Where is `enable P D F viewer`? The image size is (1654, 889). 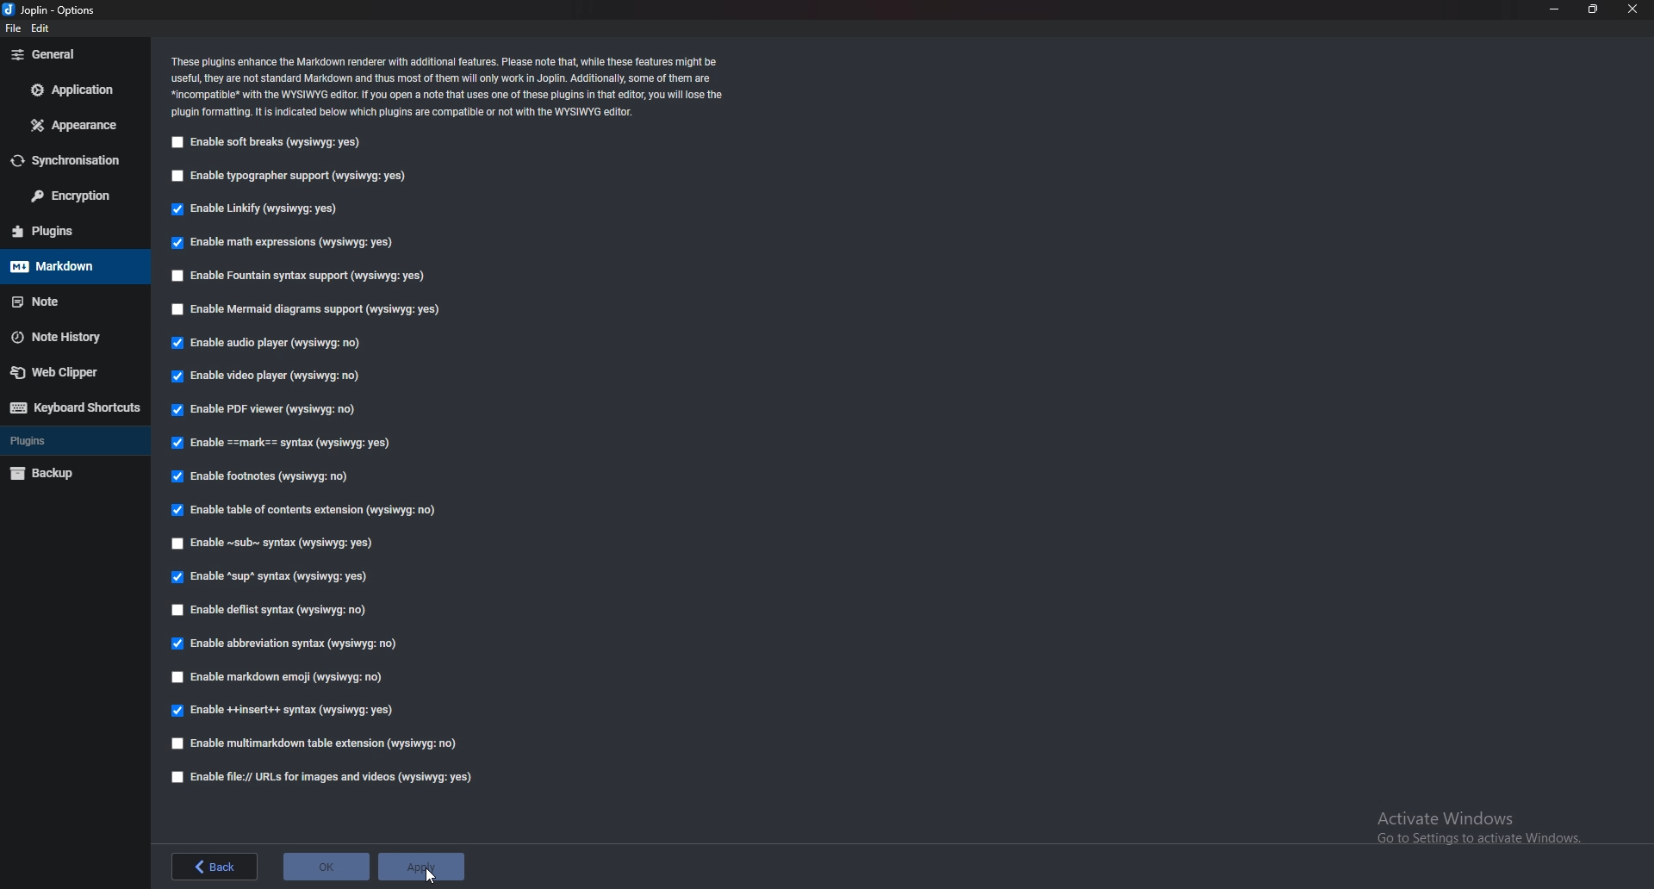
enable P D F viewer is located at coordinates (264, 407).